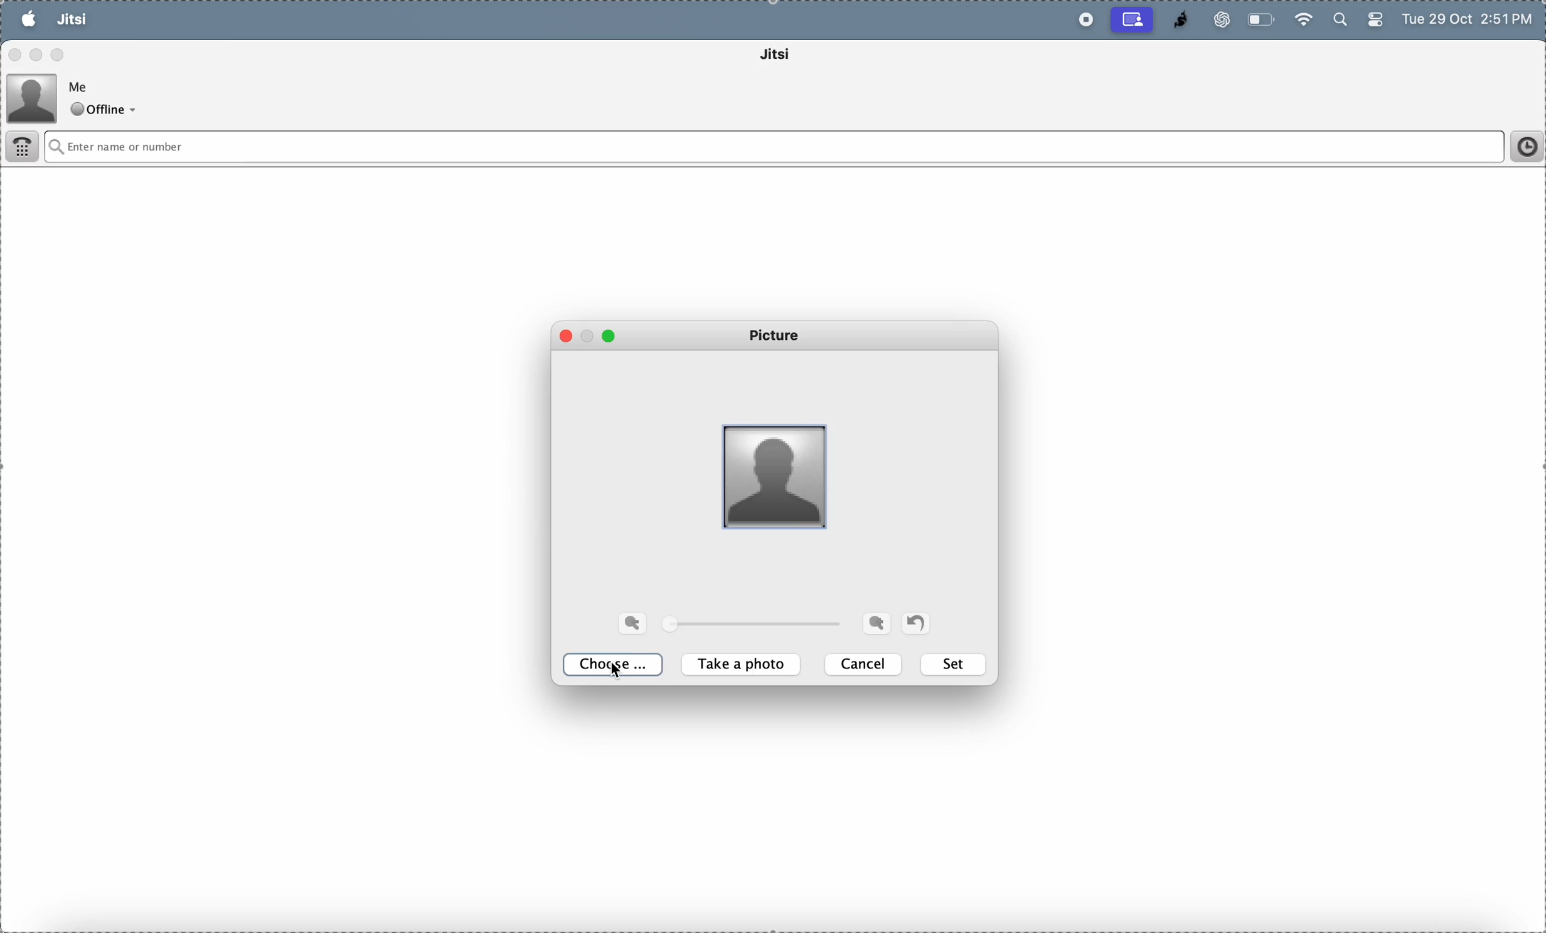 The width and height of the screenshot is (1546, 933). What do you see at coordinates (24, 149) in the screenshot?
I see `dialer` at bounding box center [24, 149].